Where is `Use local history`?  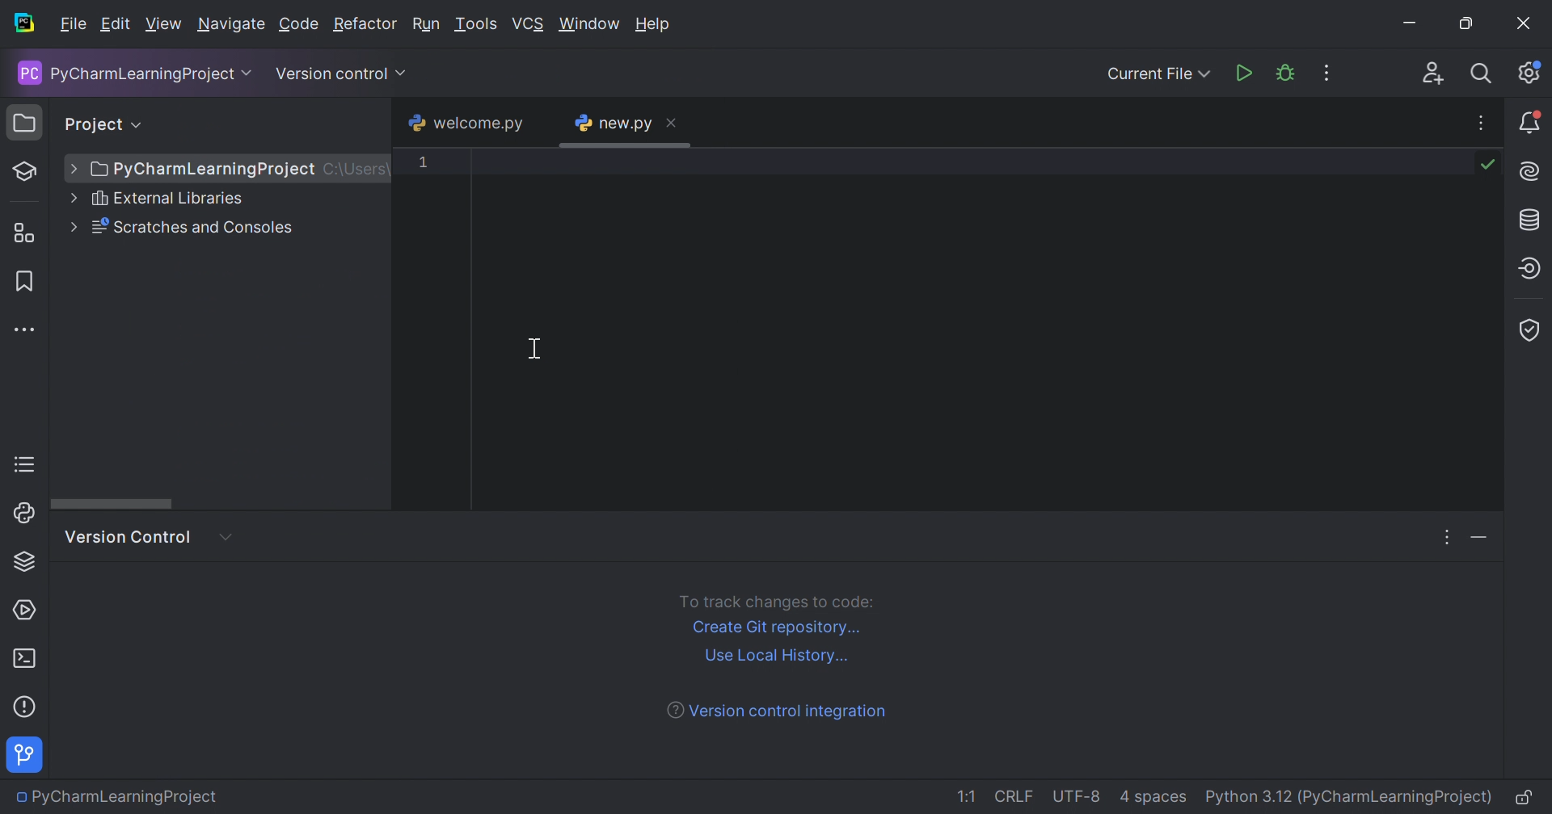
Use local history is located at coordinates (781, 657).